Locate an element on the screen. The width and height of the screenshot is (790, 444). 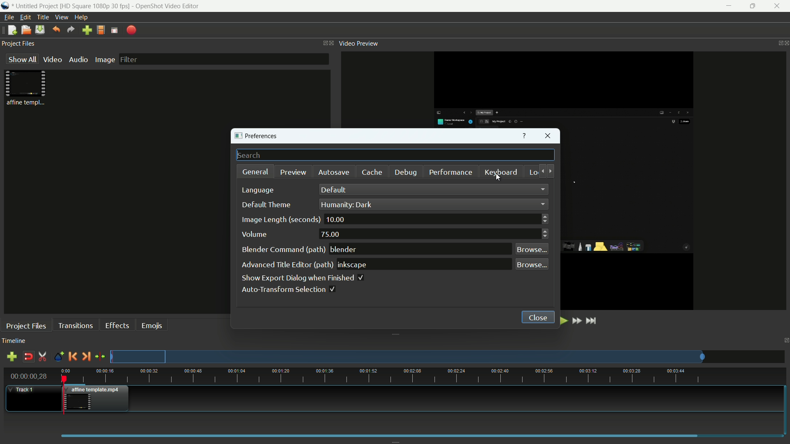
video in timeline is located at coordinates (98, 398).